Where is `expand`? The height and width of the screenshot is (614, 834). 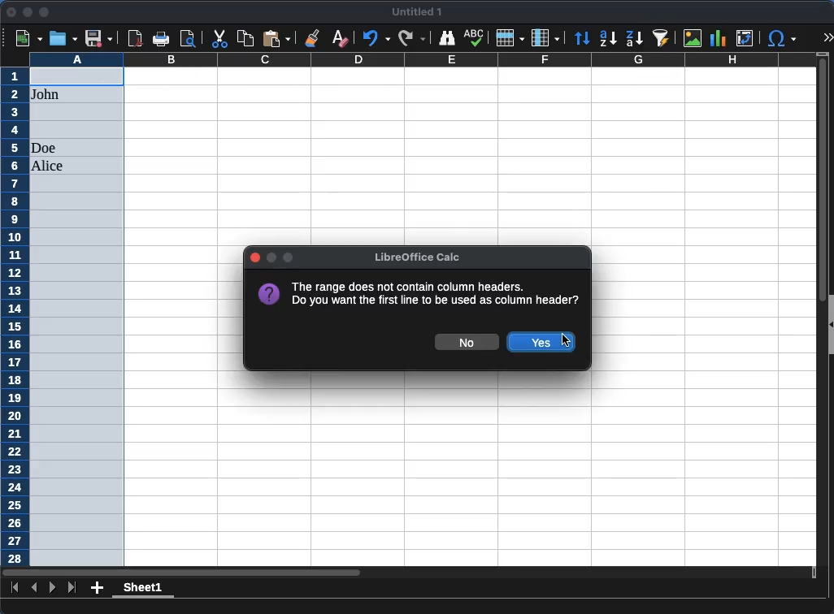 expand is located at coordinates (827, 37).